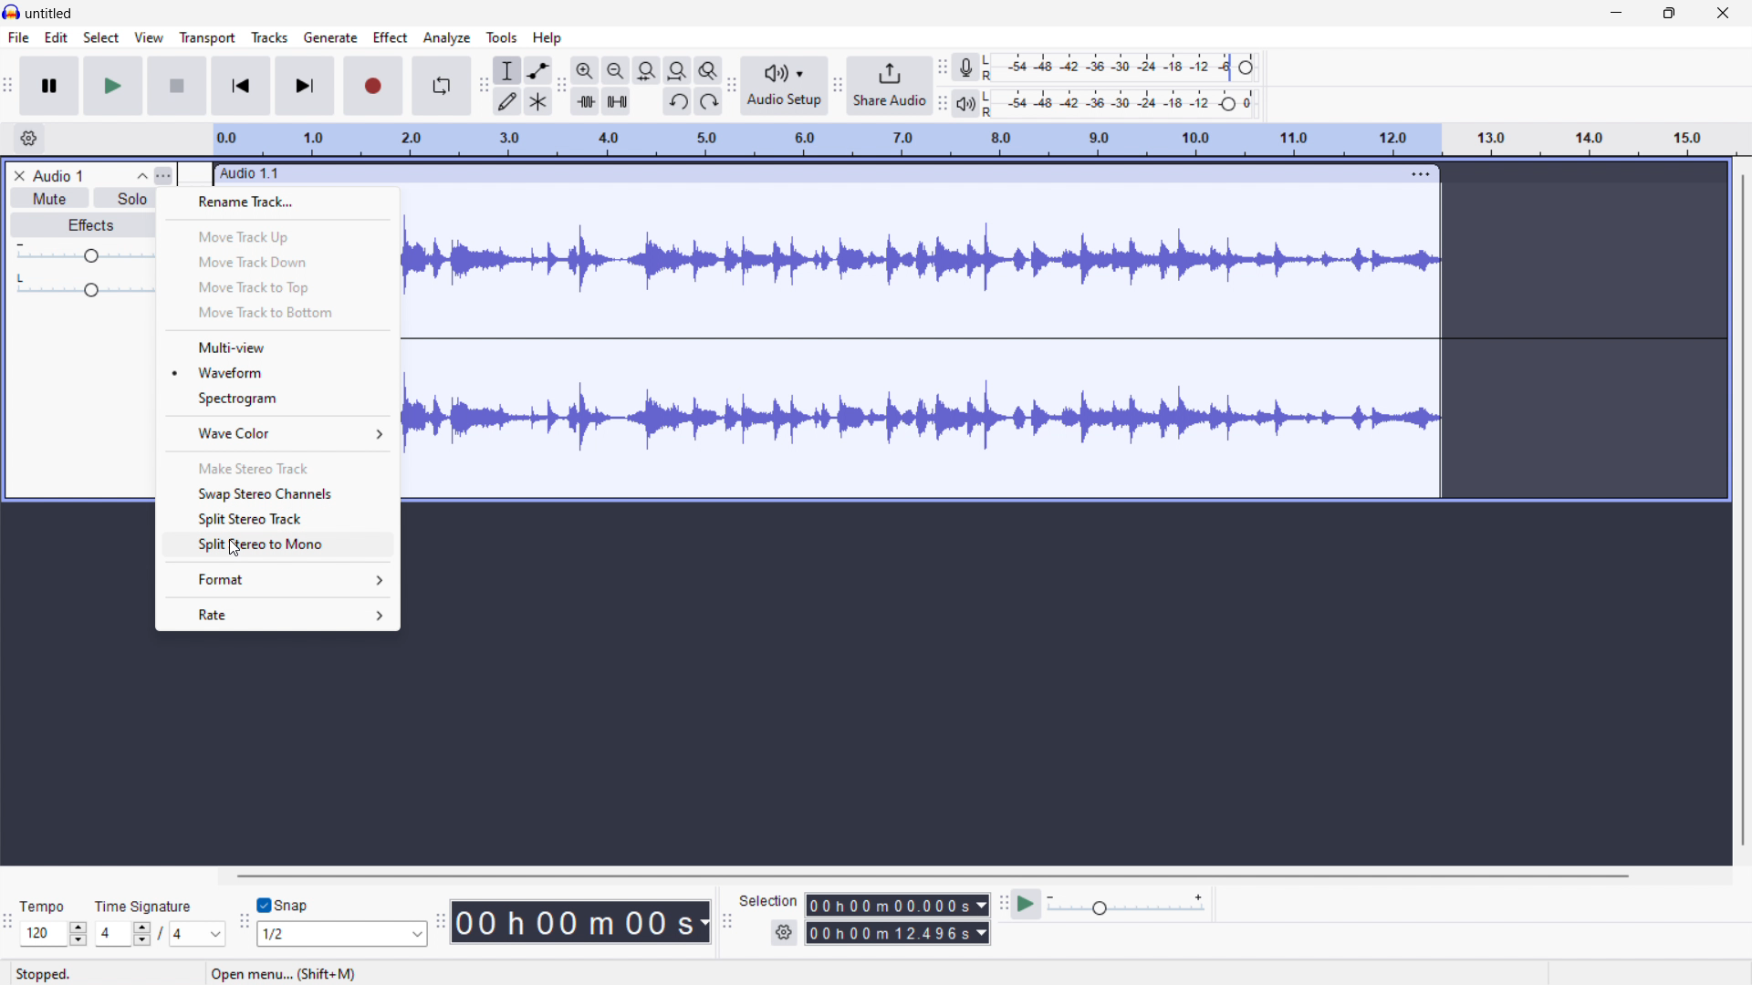 The image size is (1752, 985). What do you see at coordinates (281, 973) in the screenshot?
I see `Open menu shortcut info` at bounding box center [281, 973].